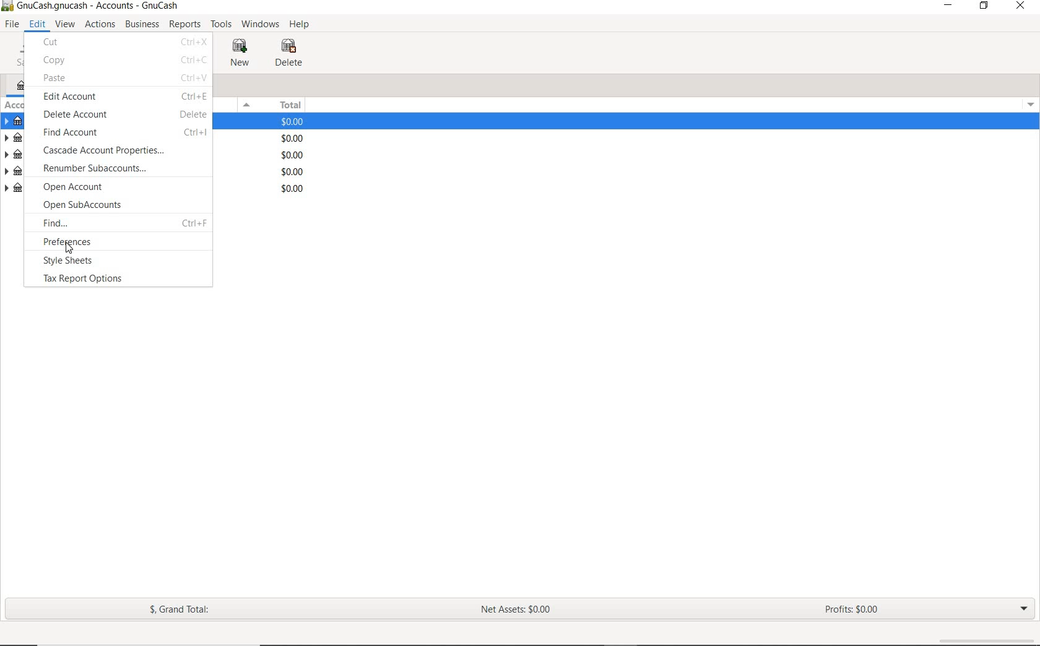 The height and width of the screenshot is (646, 1040). Describe the element at coordinates (21, 85) in the screenshot. I see `ACCOUNTS` at that location.